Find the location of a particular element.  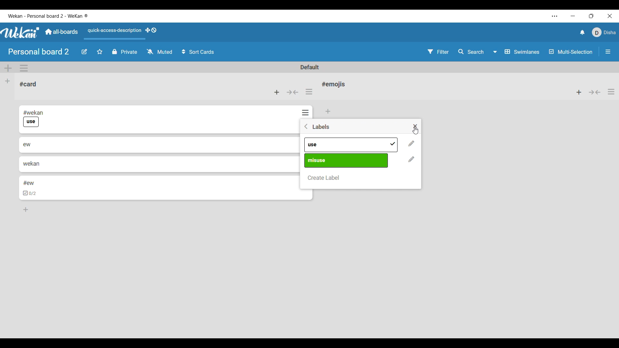

Board name is located at coordinates (38, 52).